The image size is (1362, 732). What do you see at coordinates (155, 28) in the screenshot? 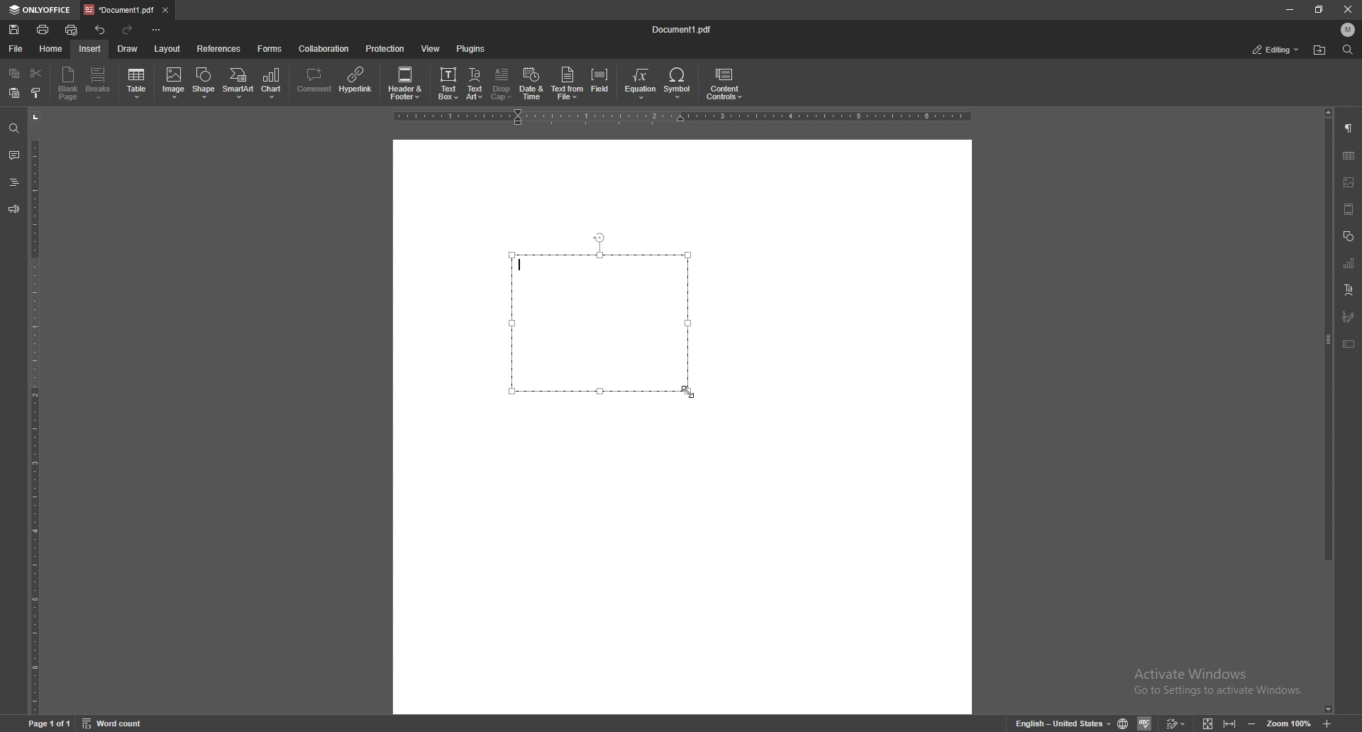
I see `customize toolbar` at bounding box center [155, 28].